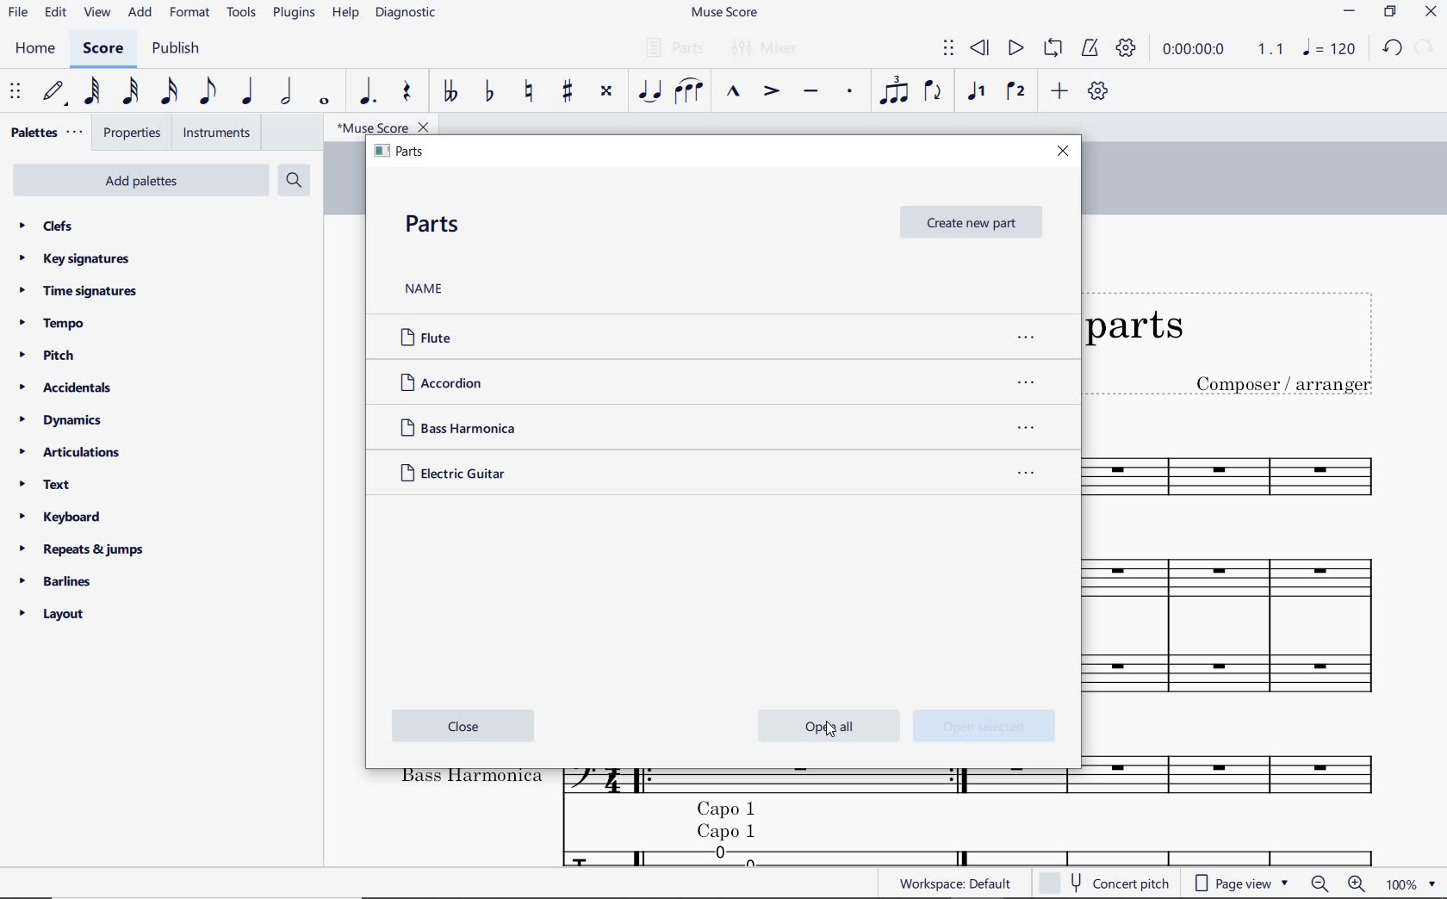 The image size is (1447, 899). Describe the element at coordinates (959, 885) in the screenshot. I see `workspace:default` at that location.